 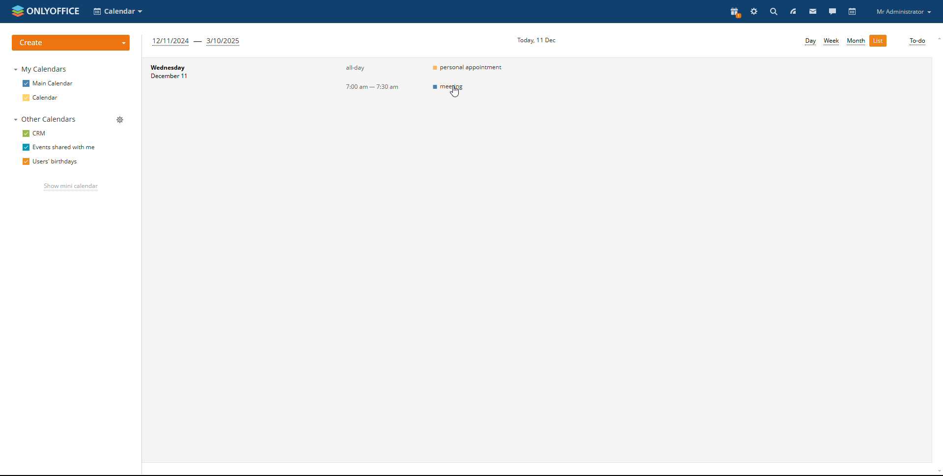 I want to click on feed, so click(x=793, y=11).